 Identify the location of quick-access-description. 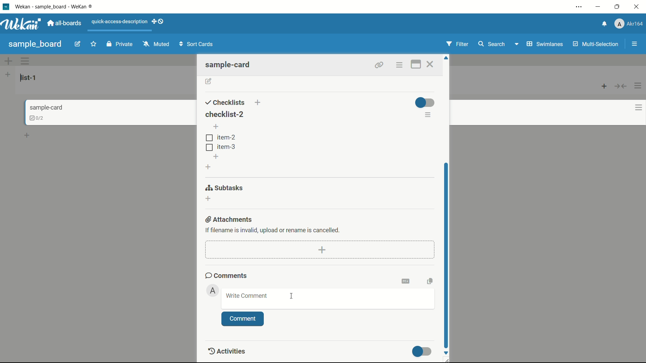
(119, 22).